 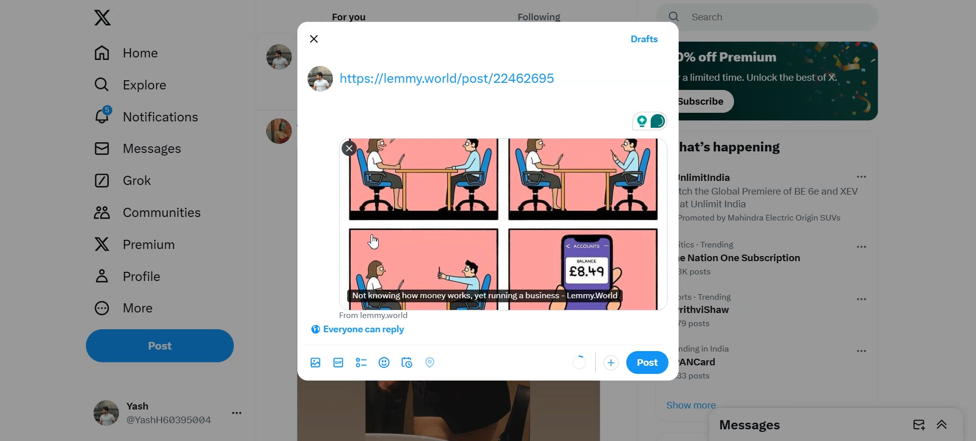 I want to click on Close, so click(x=315, y=40).